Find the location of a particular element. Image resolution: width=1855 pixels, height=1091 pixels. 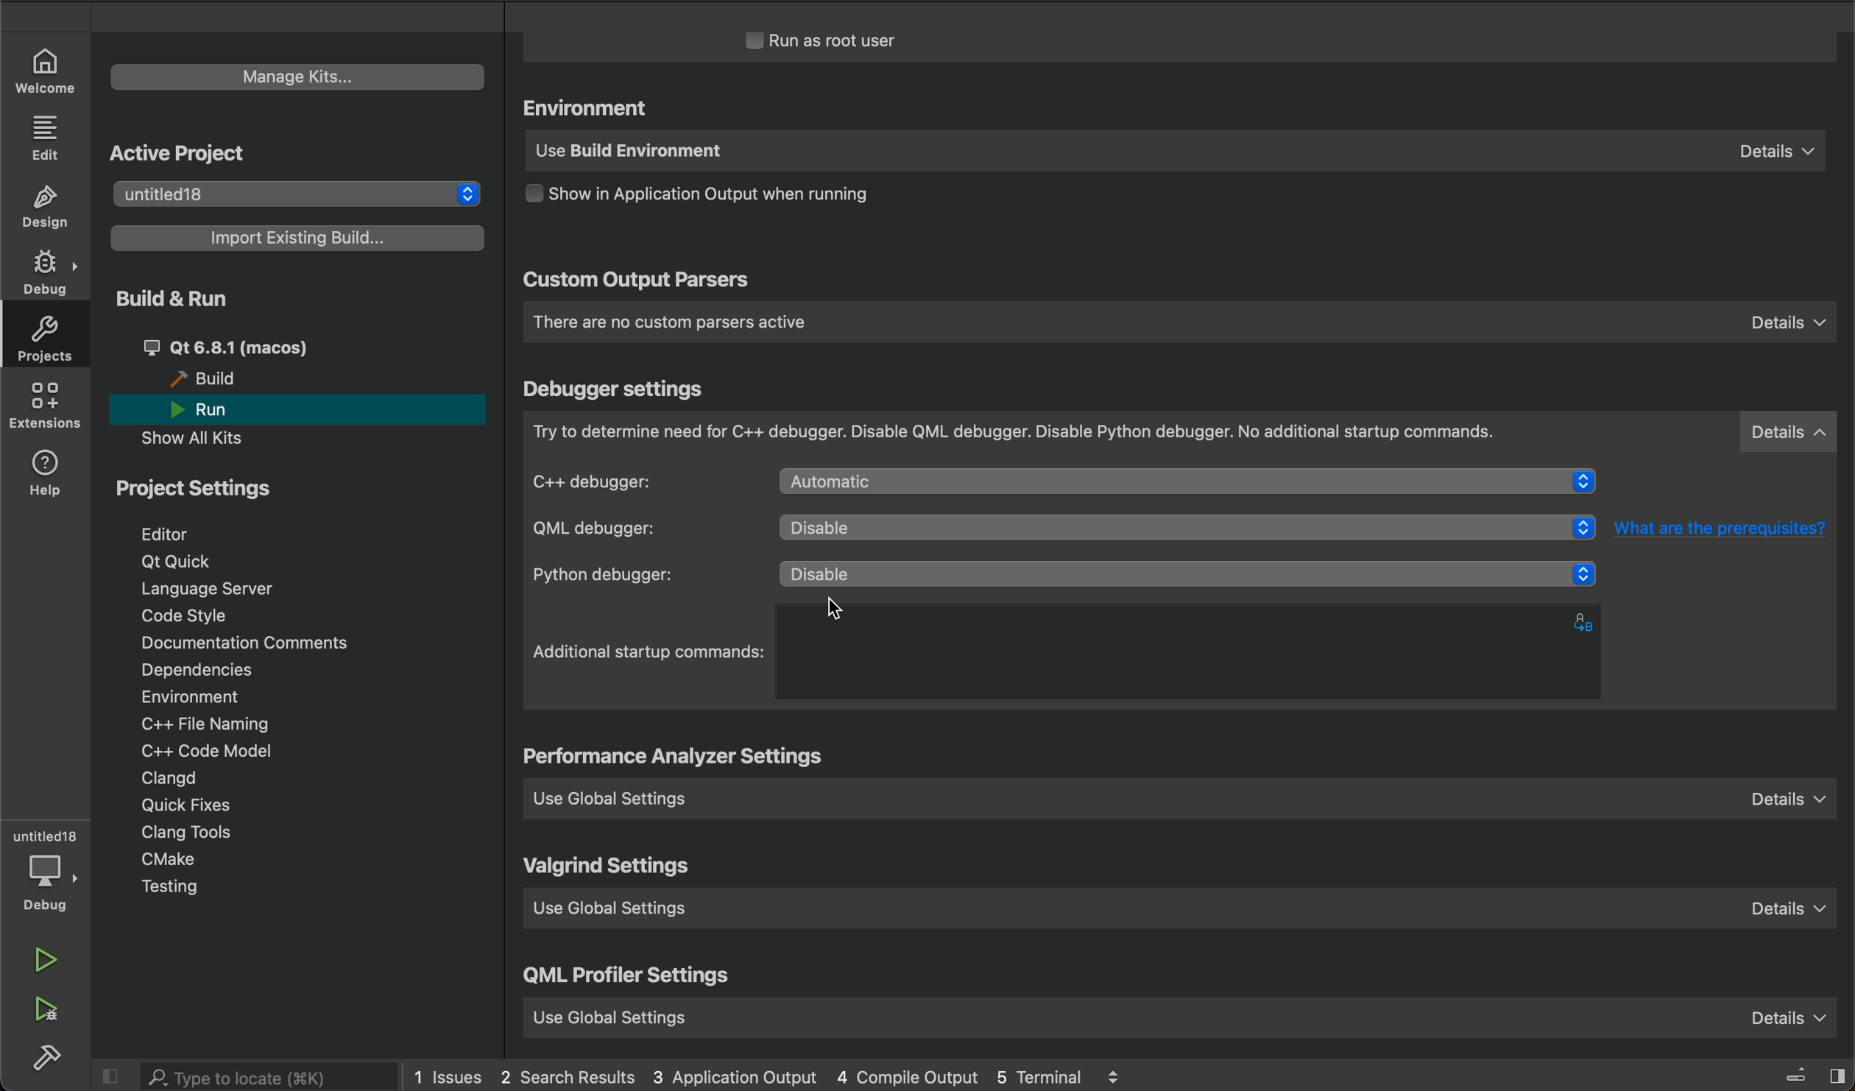

custom is located at coordinates (636, 282).